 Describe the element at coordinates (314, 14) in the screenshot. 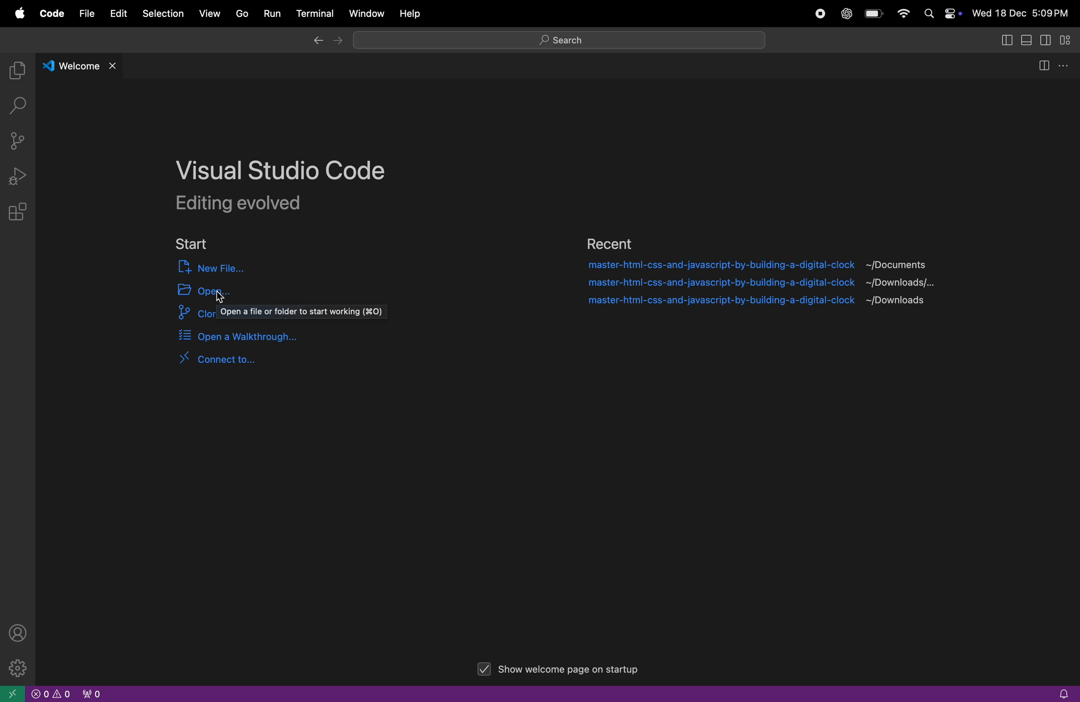

I see `terminal` at that location.